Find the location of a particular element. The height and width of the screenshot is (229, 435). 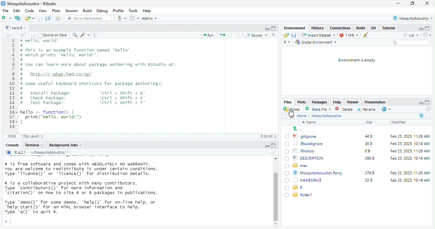

build is located at coordinates (361, 28).